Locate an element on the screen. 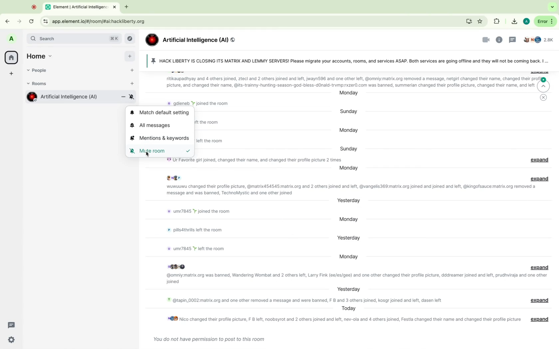  day is located at coordinates (348, 169).